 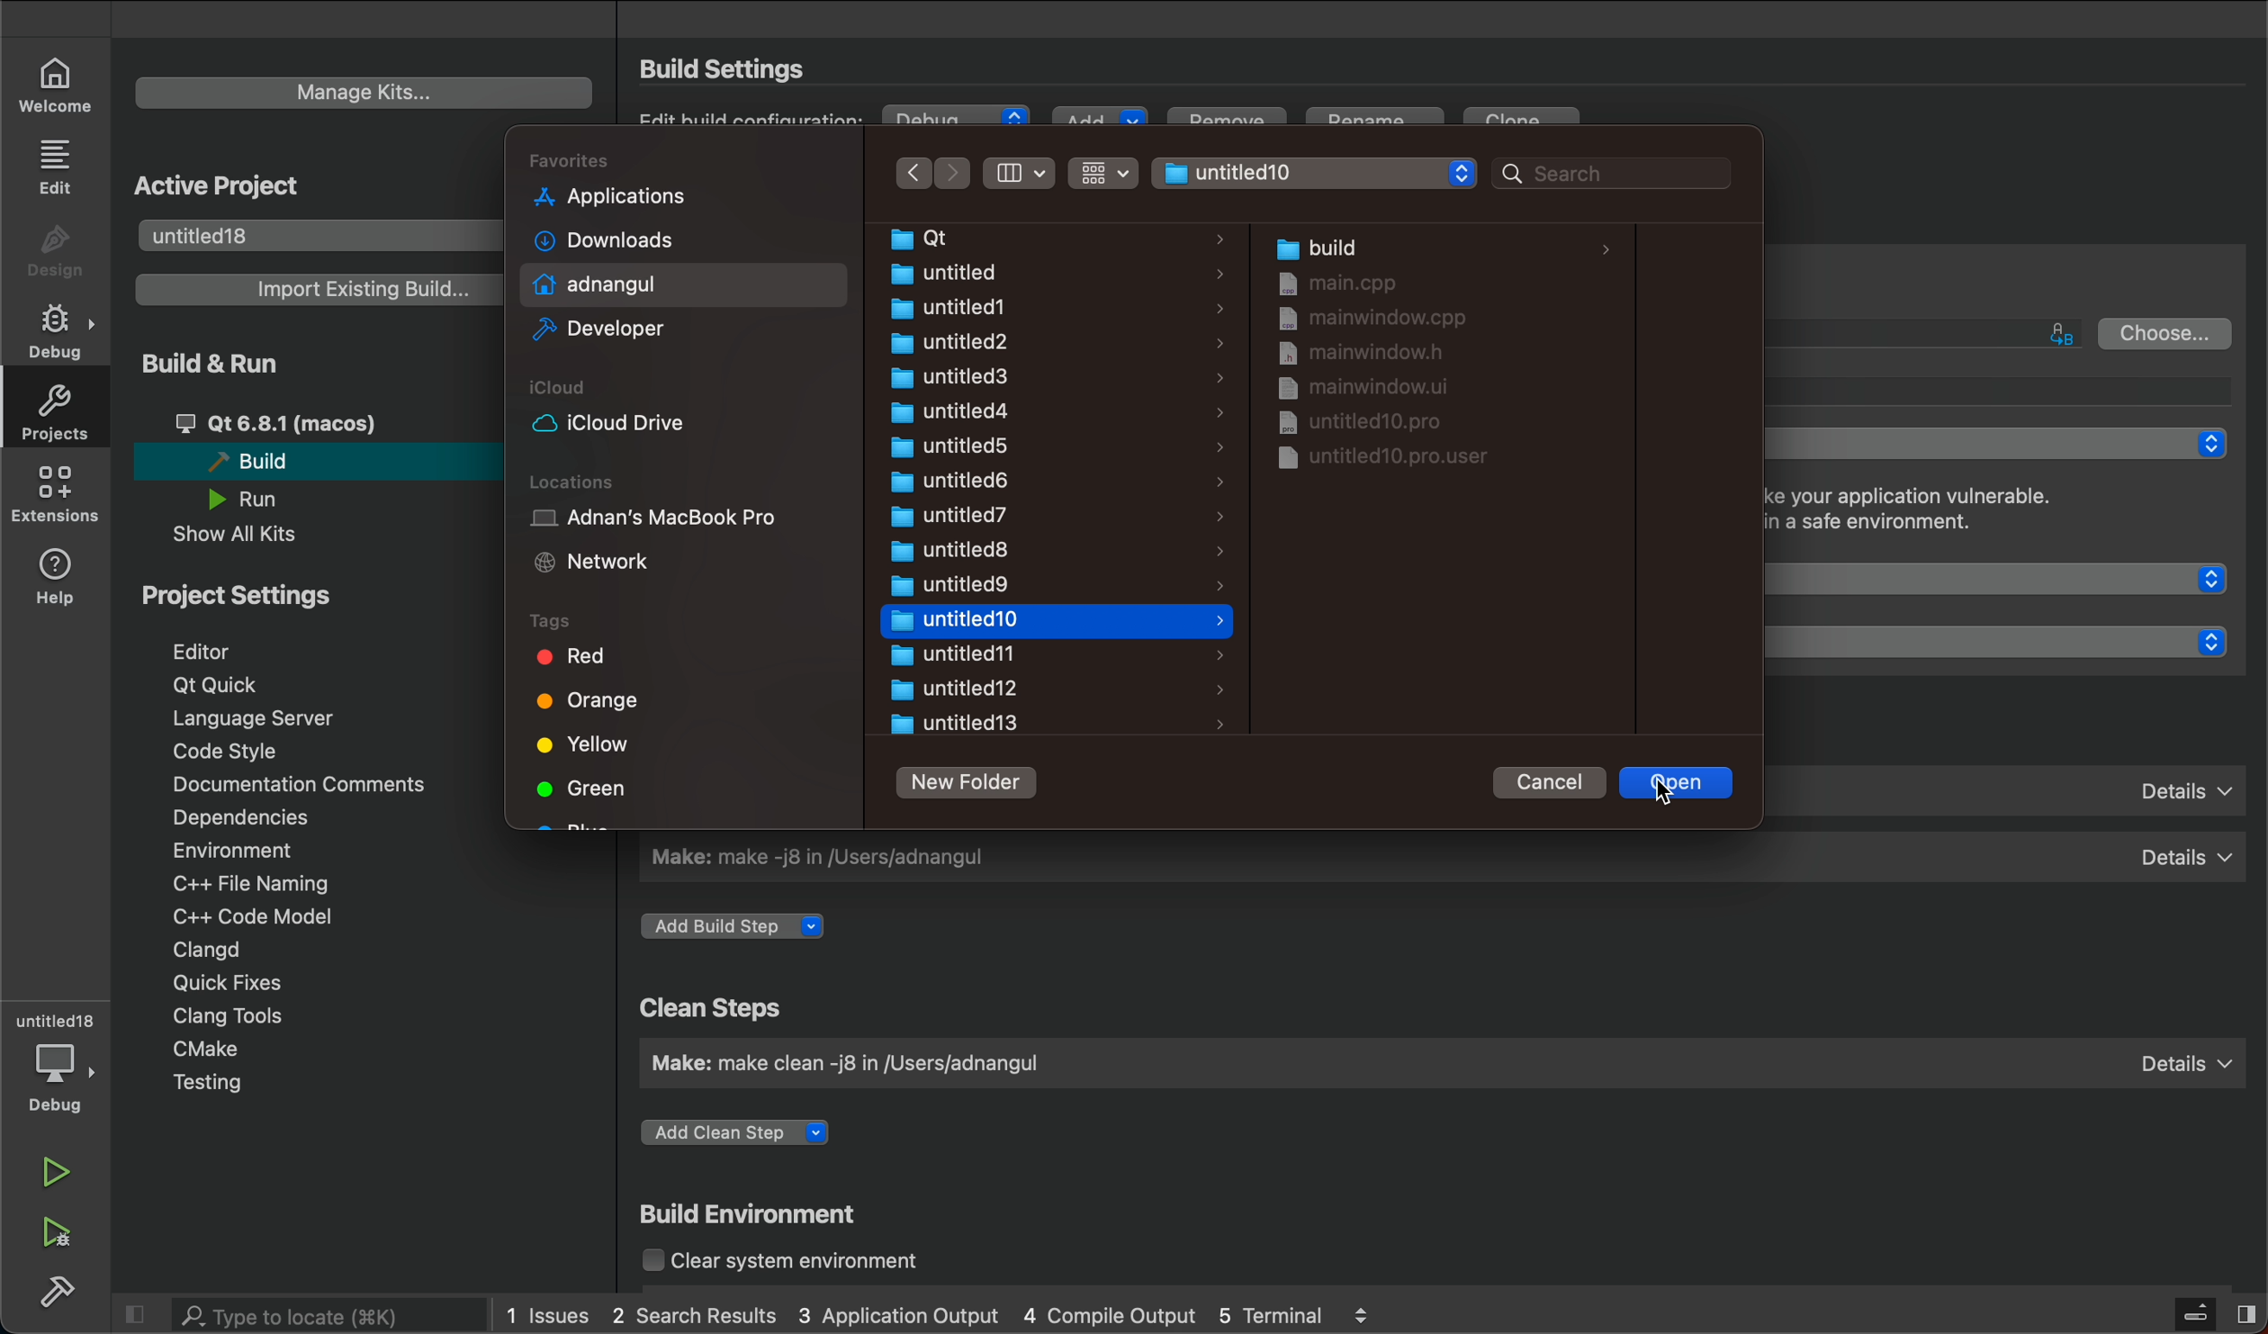 I want to click on adnangul, so click(x=1315, y=173).